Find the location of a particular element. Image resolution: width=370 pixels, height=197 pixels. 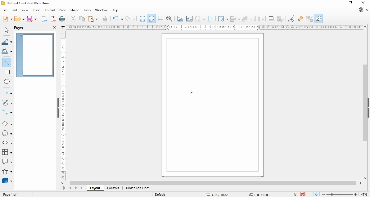

scroll bar is located at coordinates (213, 183).